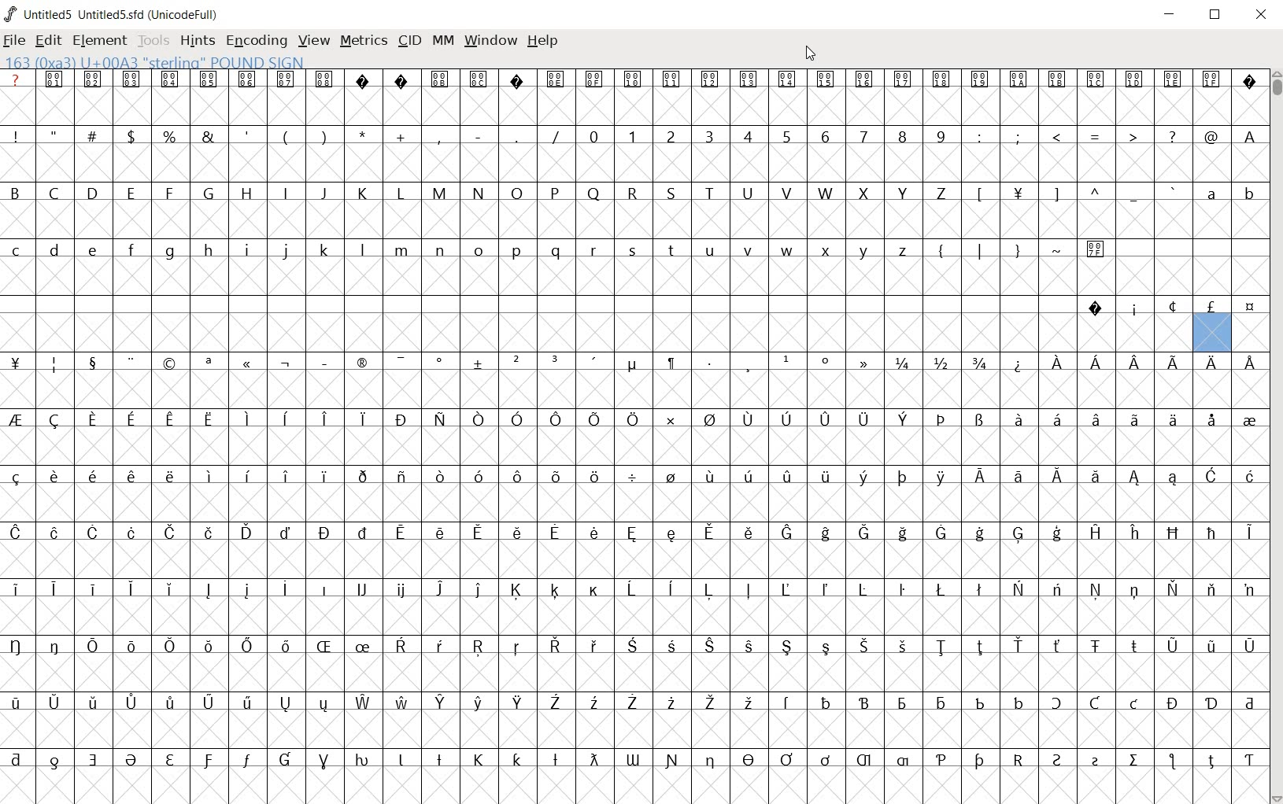  Describe the element at coordinates (941, 761) in the screenshot. I see `Symbol` at that location.